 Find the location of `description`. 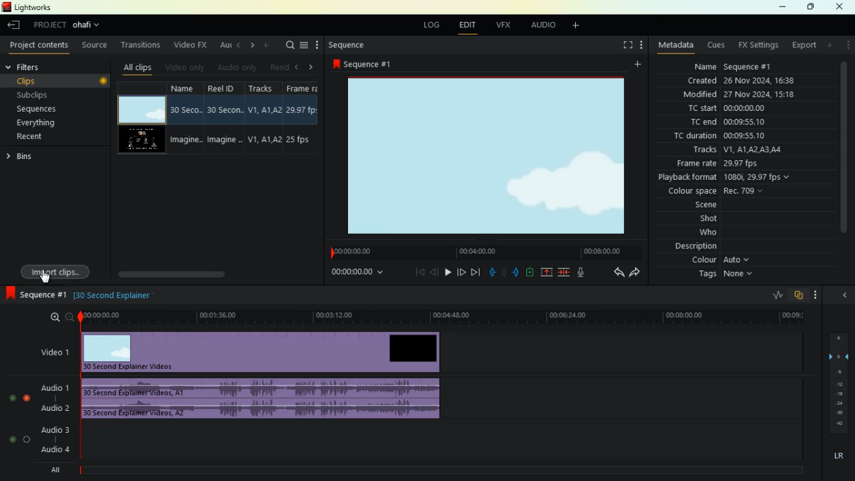

description is located at coordinates (696, 247).